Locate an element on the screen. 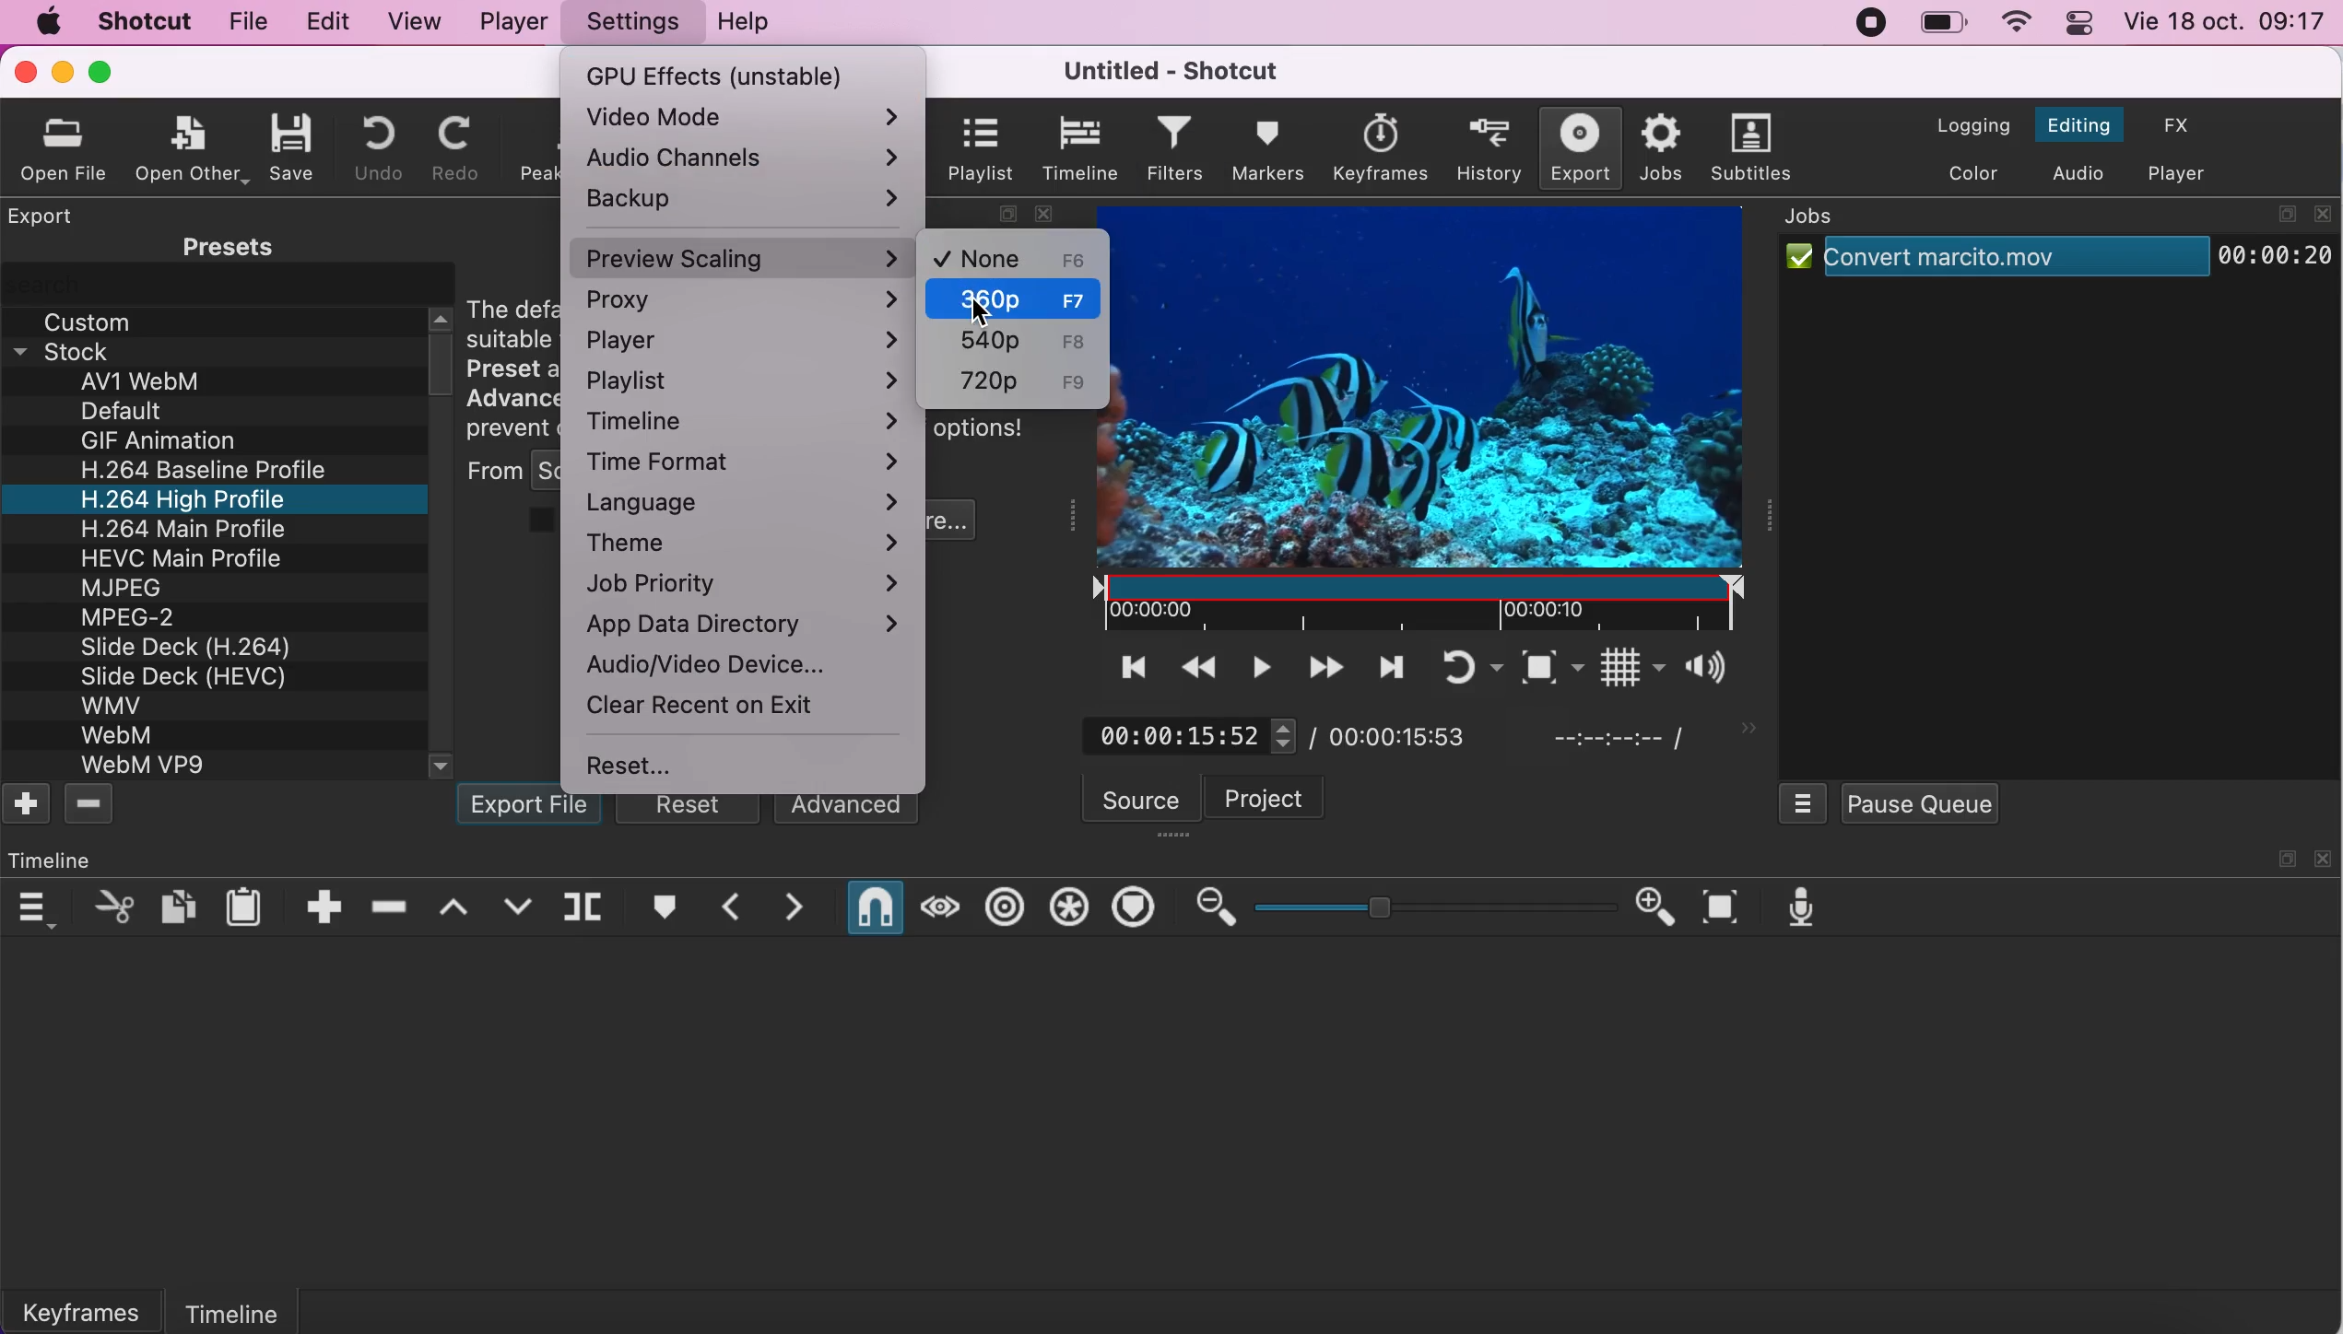 The height and width of the screenshot is (1334, 2343). stock is located at coordinates (85, 349).